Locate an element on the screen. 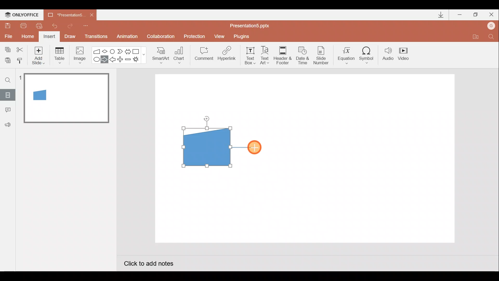  Text box is located at coordinates (248, 55).